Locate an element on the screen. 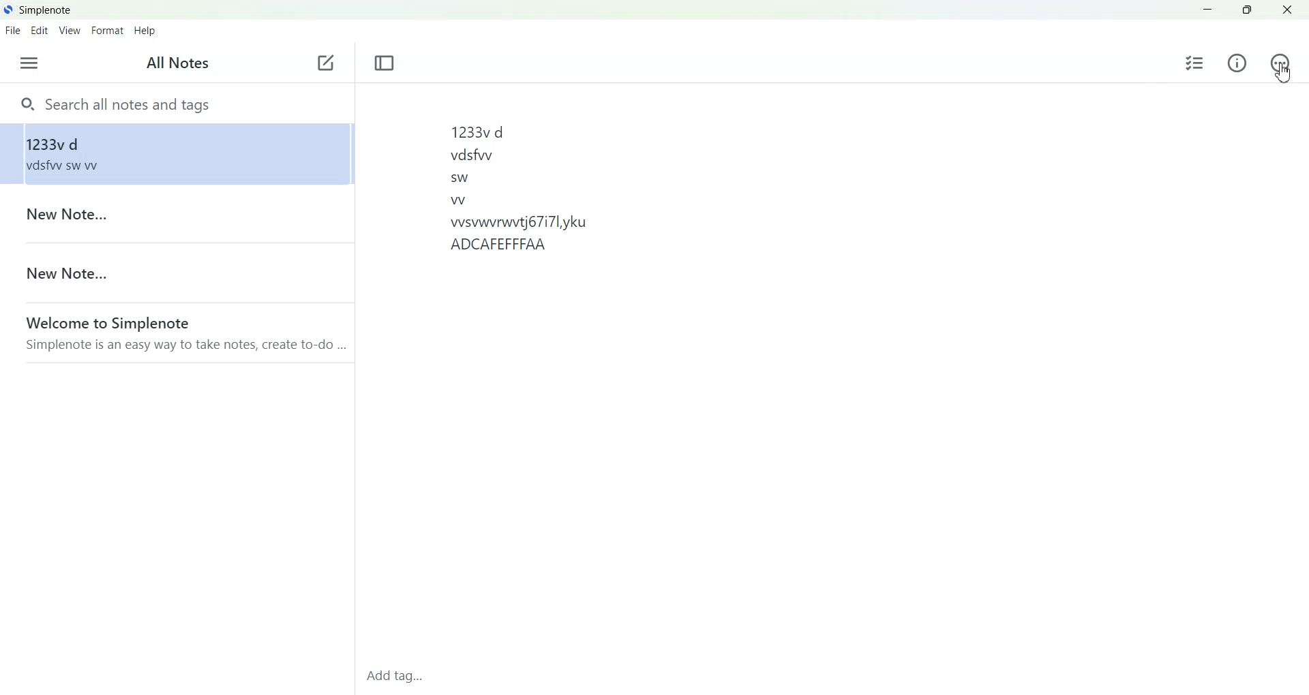 The width and height of the screenshot is (1309, 695). Toggle focus mode is located at coordinates (385, 63).